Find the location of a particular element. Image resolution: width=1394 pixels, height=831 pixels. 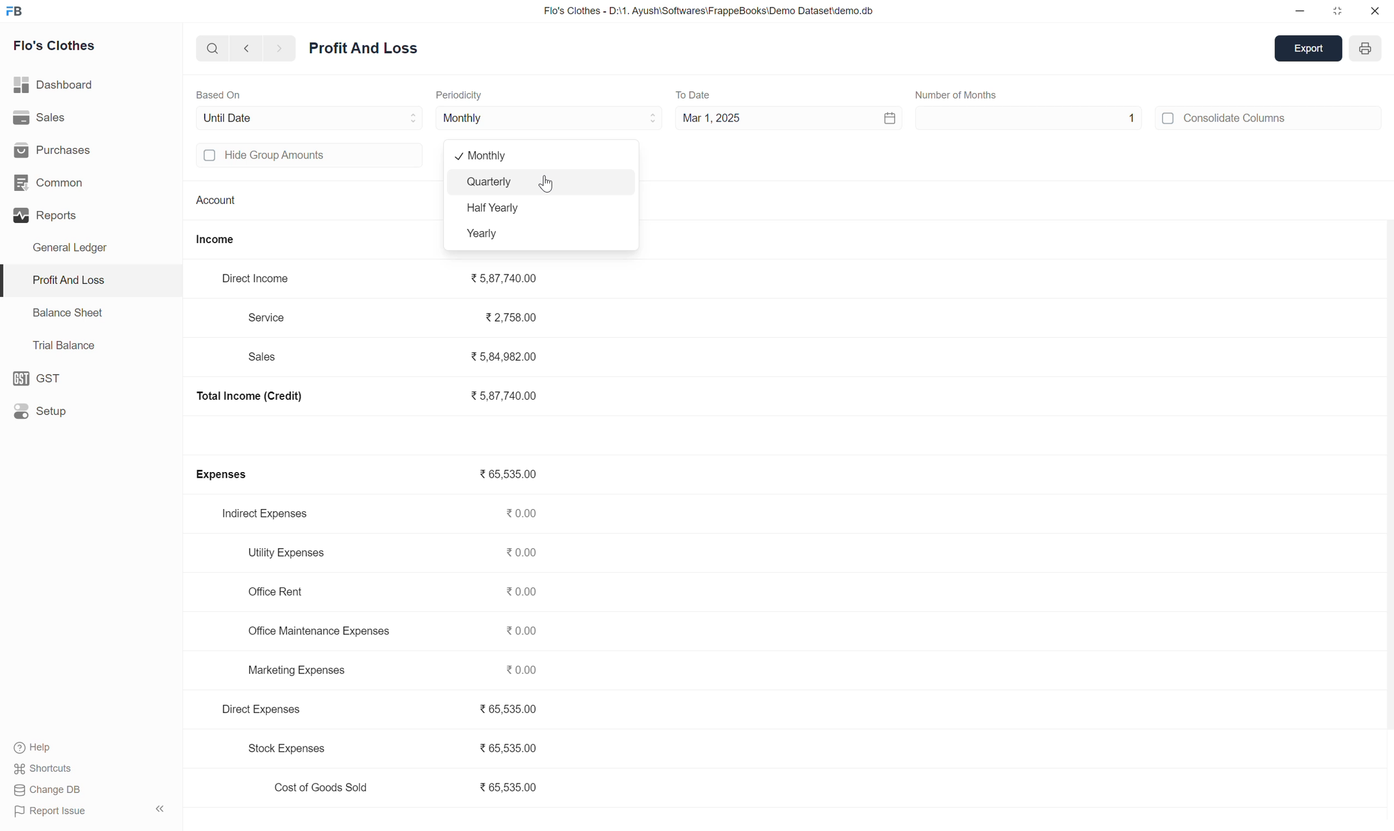

Cursor is located at coordinates (550, 182).